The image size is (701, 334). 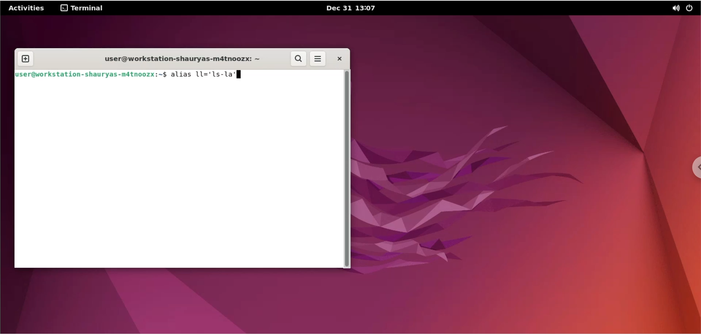 What do you see at coordinates (203, 75) in the screenshot?
I see `alias 11='1s-1la'` at bounding box center [203, 75].